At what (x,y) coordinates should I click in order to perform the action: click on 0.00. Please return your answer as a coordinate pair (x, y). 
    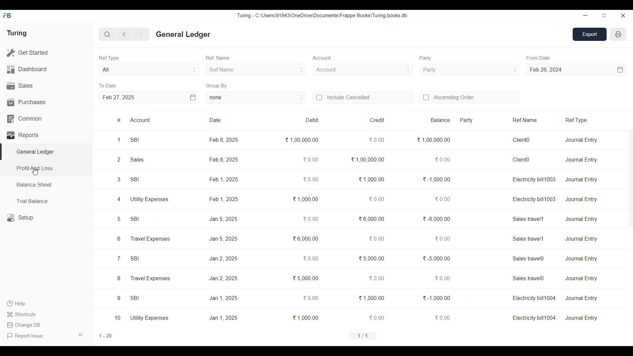
    Looking at the image, I should click on (311, 179).